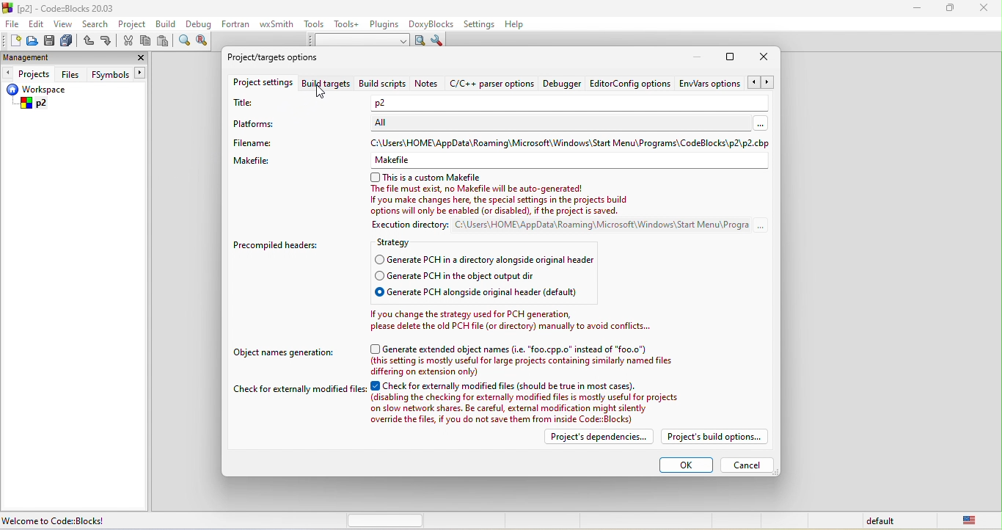 Image resolution: width=1002 pixels, height=530 pixels. I want to click on all, so click(574, 122).